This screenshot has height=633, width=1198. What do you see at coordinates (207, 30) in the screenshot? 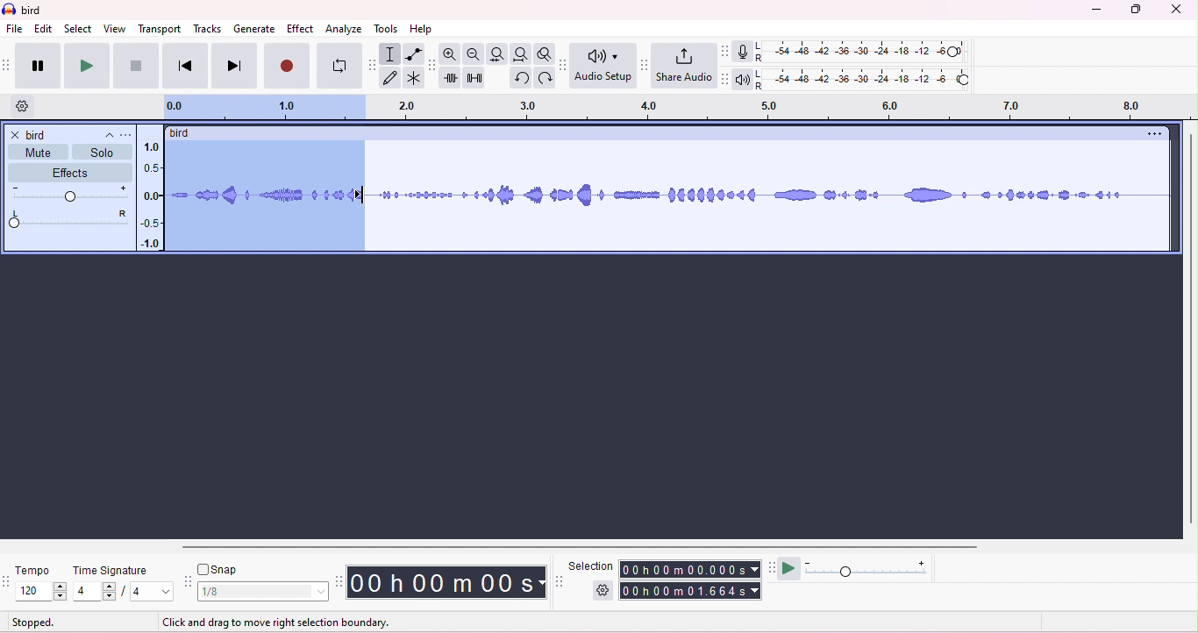
I see `tracks` at bounding box center [207, 30].